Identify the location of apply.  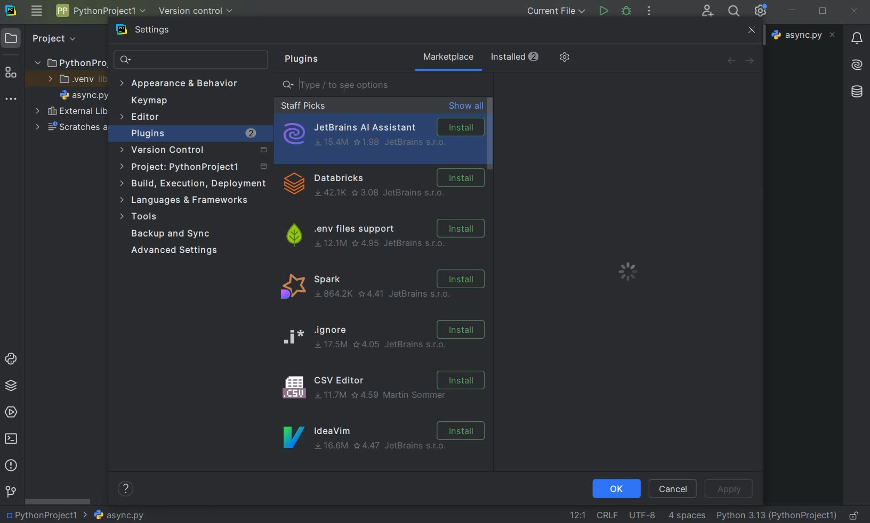
(731, 488).